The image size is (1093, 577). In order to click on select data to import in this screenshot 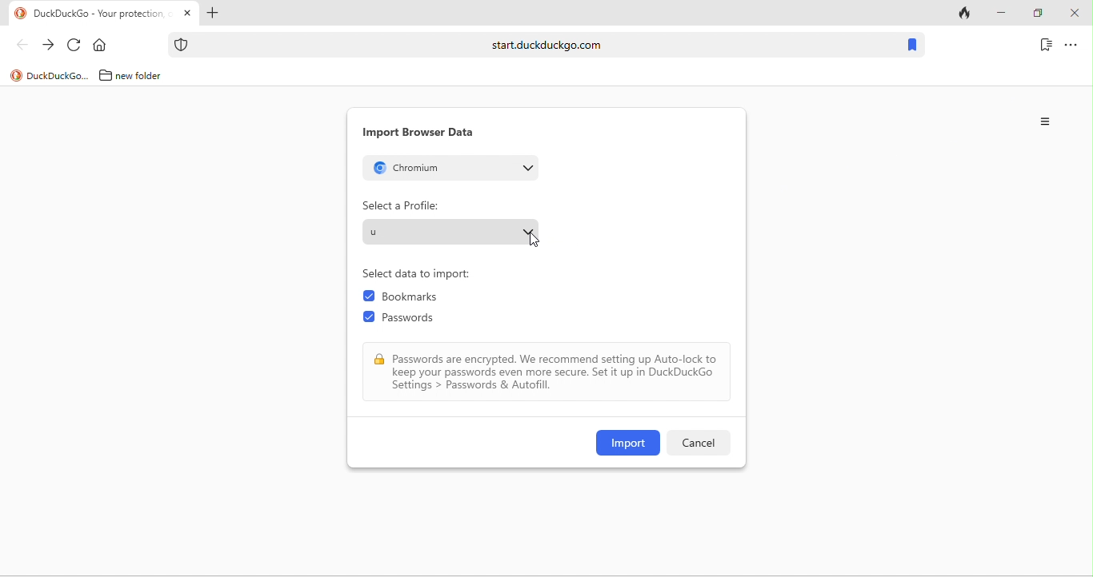, I will do `click(422, 274)`.